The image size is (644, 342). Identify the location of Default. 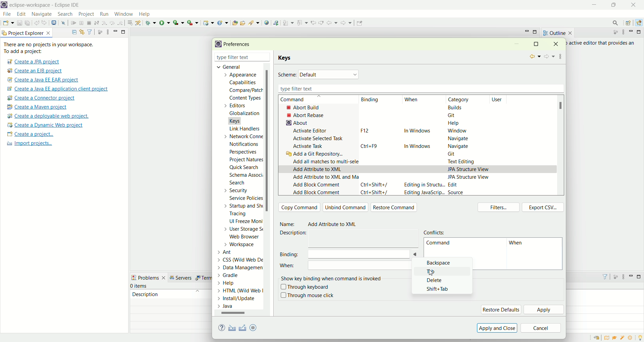
(329, 74).